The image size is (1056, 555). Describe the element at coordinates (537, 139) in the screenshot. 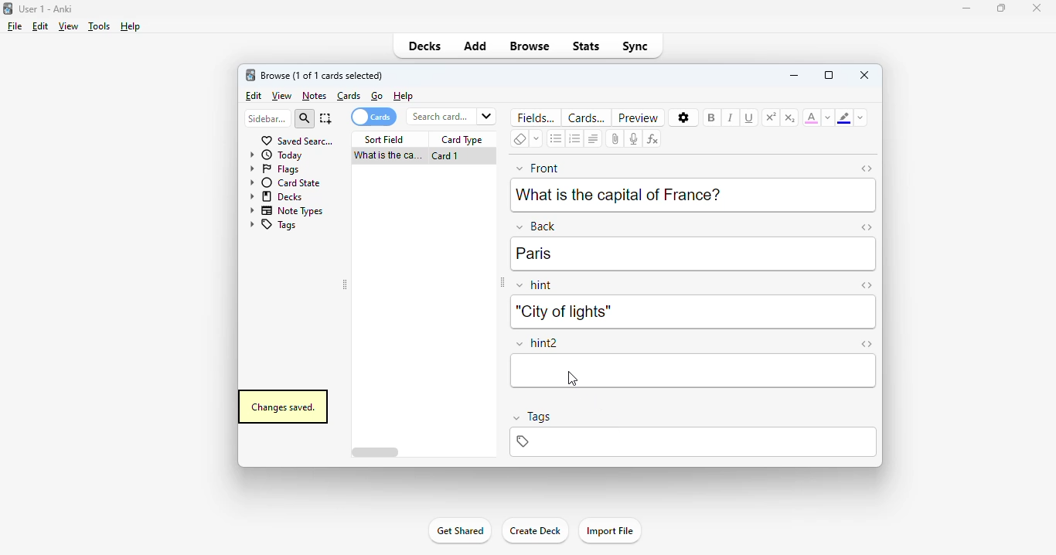

I see `select formatting to remove` at that location.